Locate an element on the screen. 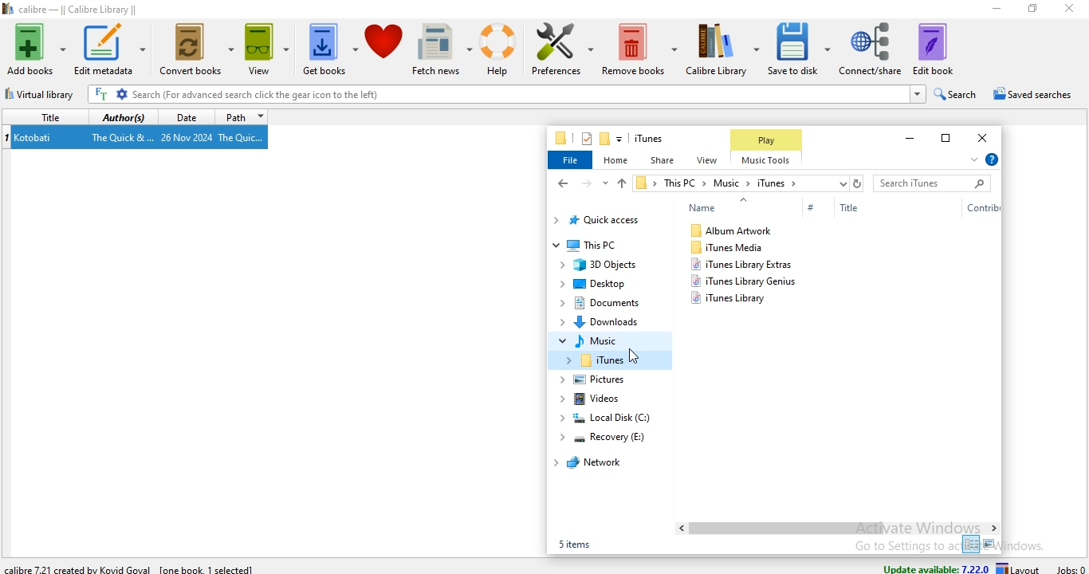 This screenshot has height=574, width=1089. edit book is located at coordinates (934, 49).